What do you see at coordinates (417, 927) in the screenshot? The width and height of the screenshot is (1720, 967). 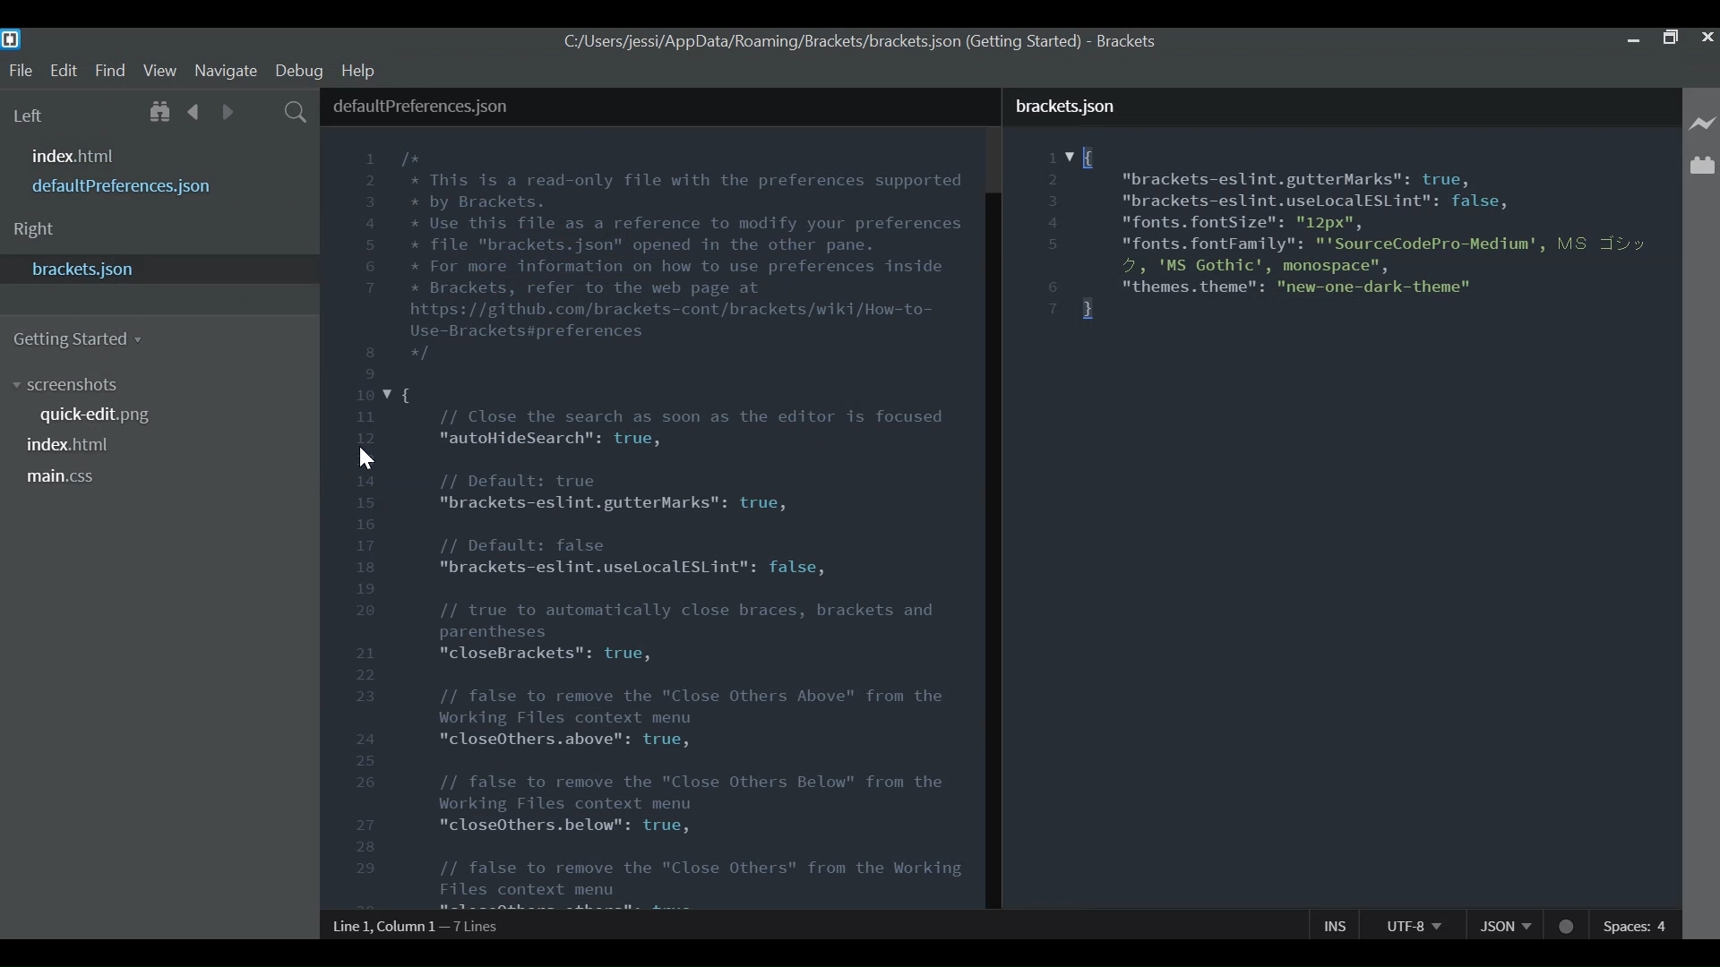 I see `Line, Column1—7 Lines` at bounding box center [417, 927].